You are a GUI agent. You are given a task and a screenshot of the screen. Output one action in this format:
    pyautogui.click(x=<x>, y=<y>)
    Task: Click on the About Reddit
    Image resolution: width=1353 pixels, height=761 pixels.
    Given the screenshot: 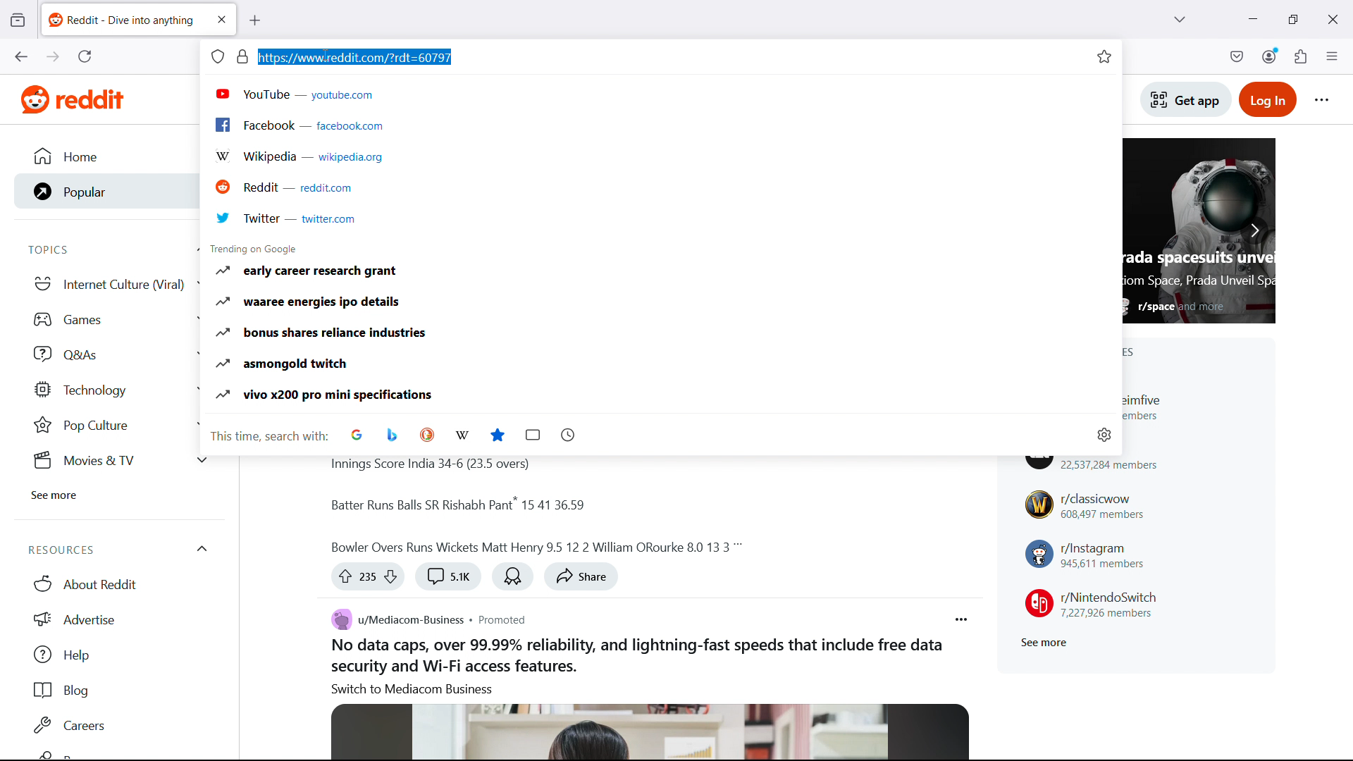 What is the action you would take?
    pyautogui.click(x=117, y=583)
    